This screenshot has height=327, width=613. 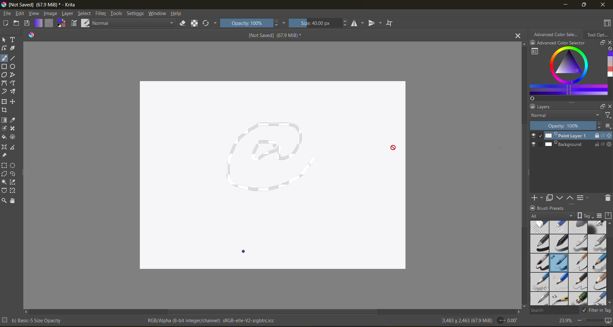 What do you see at coordinates (537, 198) in the screenshot?
I see `create` at bounding box center [537, 198].